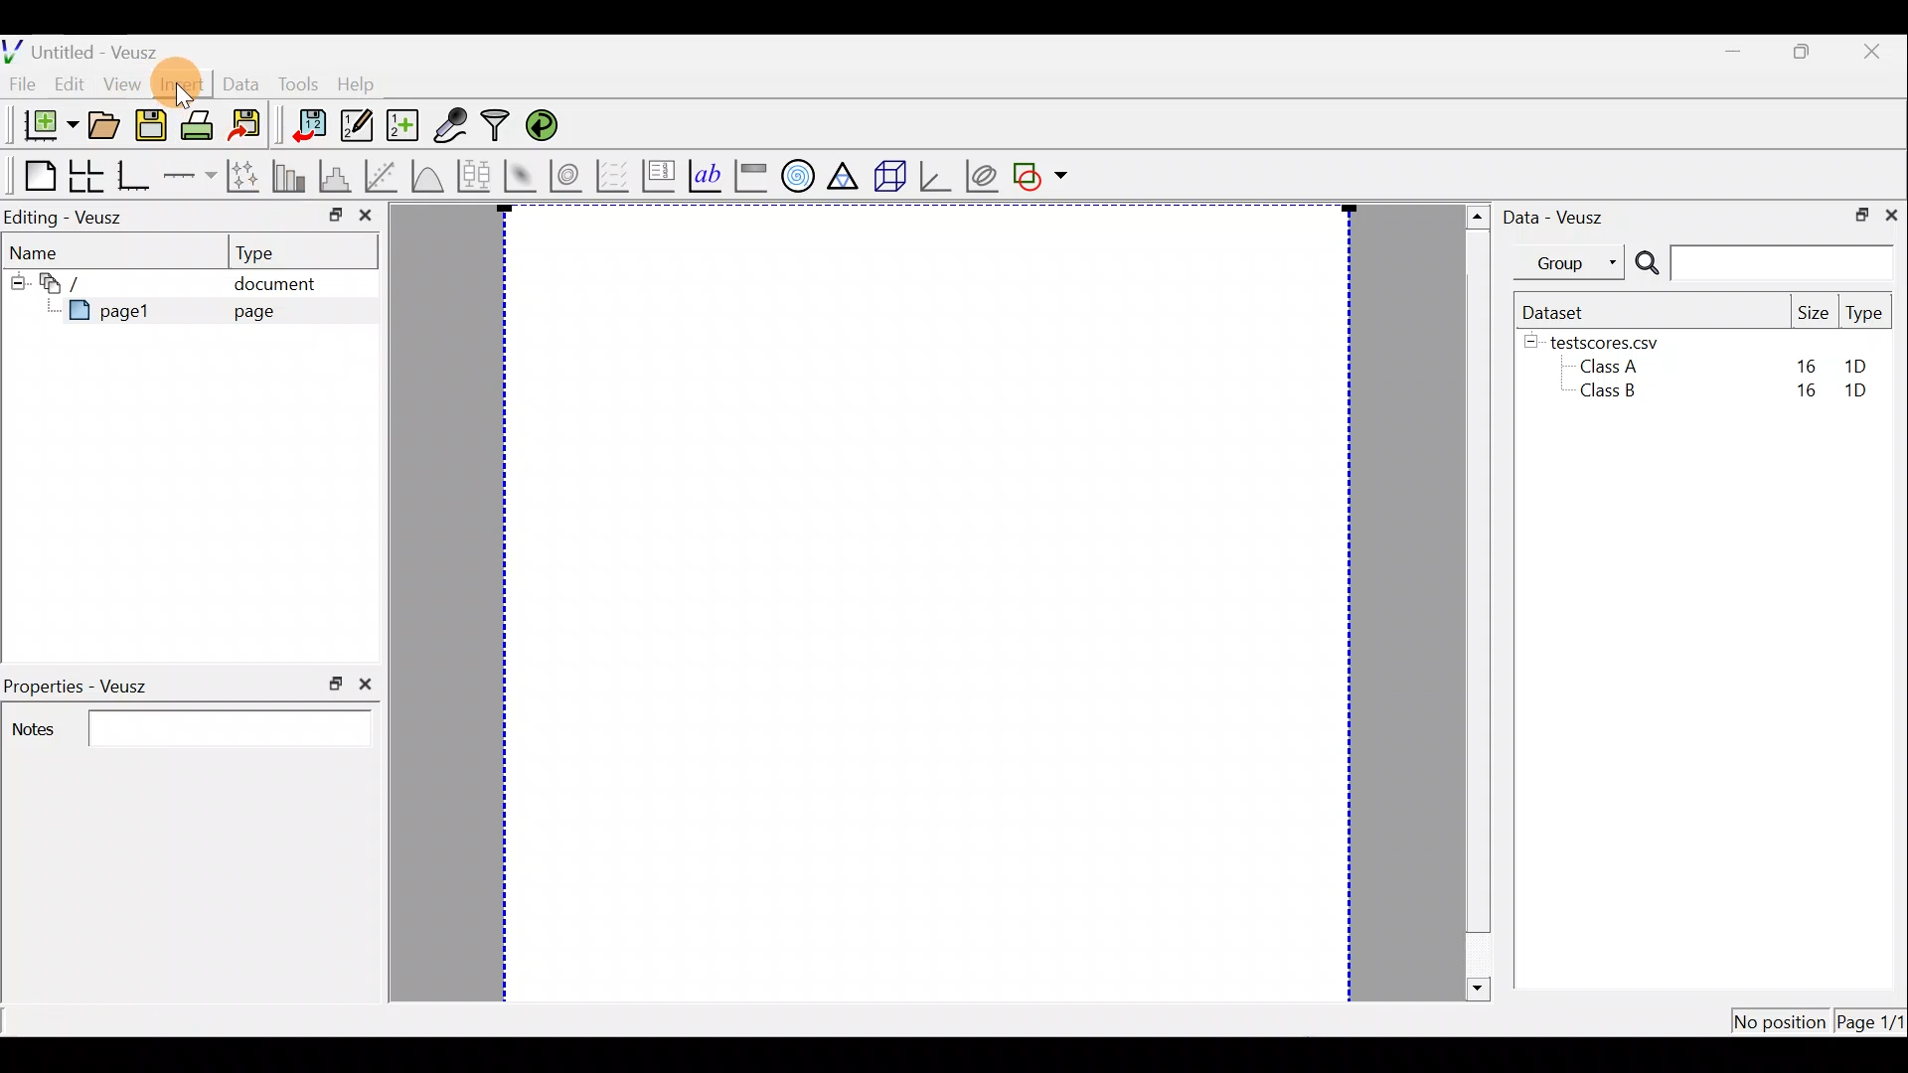 Image resolution: width=1908 pixels, height=1073 pixels. What do you see at coordinates (544, 126) in the screenshot?
I see `Reload linked datasets` at bounding box center [544, 126].